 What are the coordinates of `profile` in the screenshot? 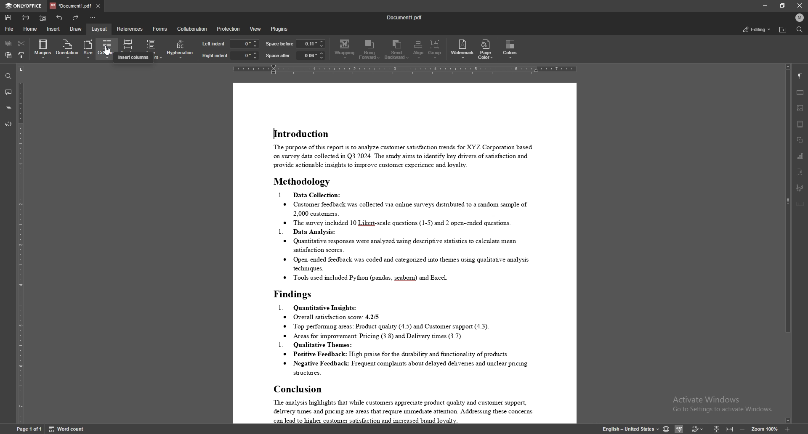 It's located at (800, 17).